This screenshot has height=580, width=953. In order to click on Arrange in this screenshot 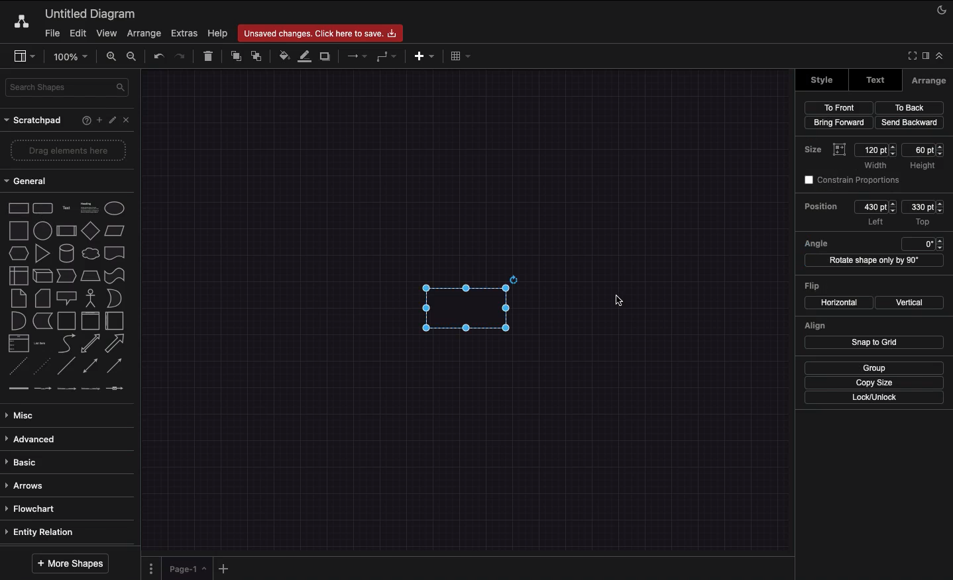, I will do `click(143, 33)`.